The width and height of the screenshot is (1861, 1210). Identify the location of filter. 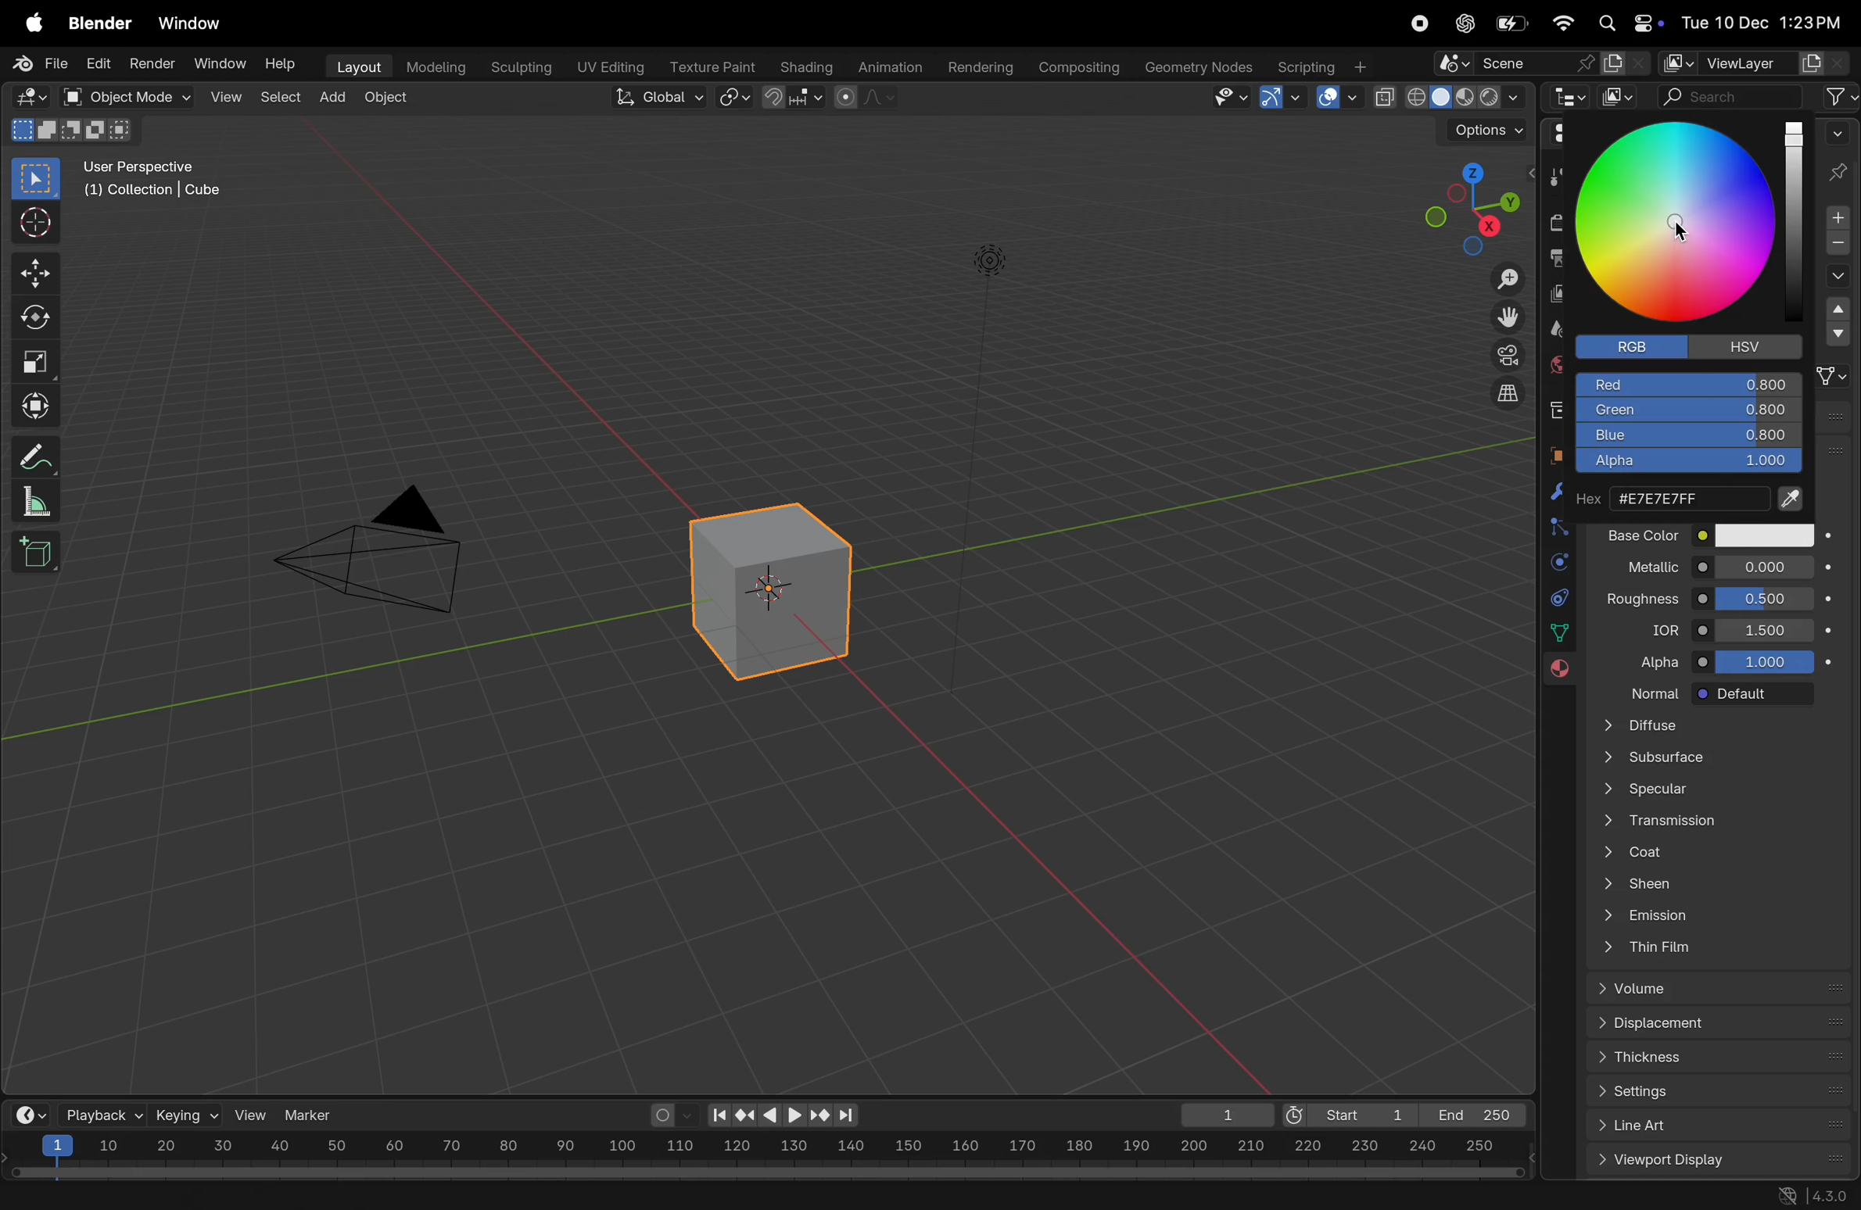
(1840, 96).